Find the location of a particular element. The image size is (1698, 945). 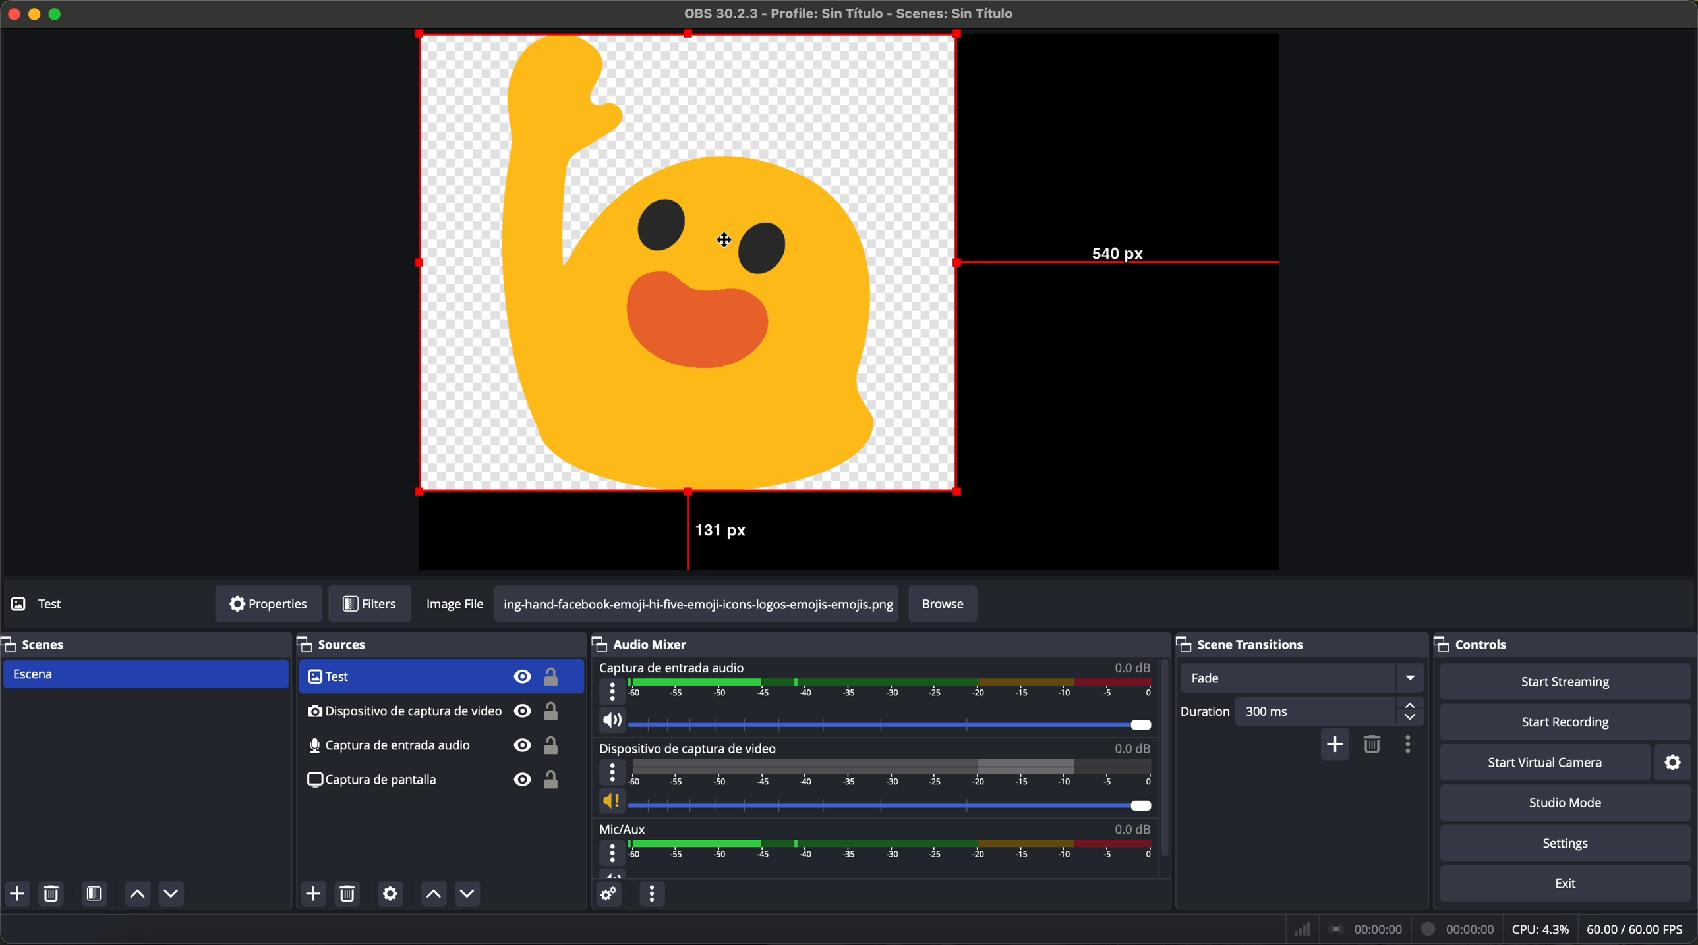

start virtual camera is located at coordinates (1545, 762).